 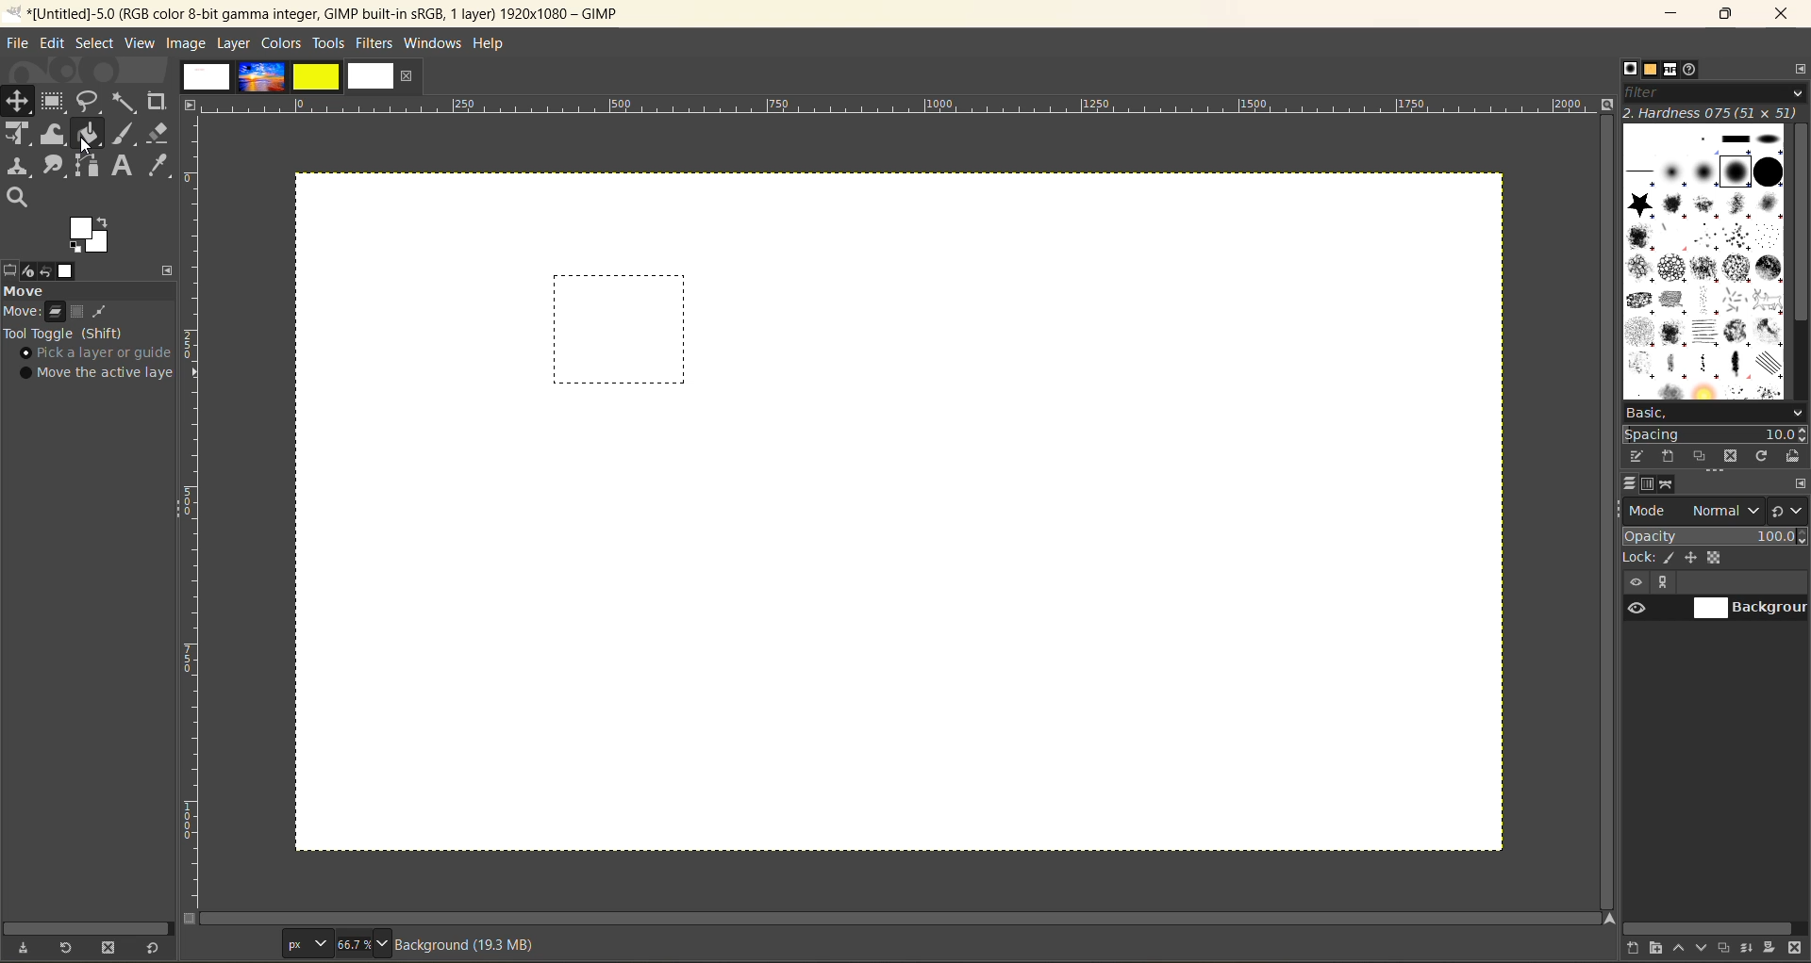 What do you see at coordinates (904, 107) in the screenshot?
I see `scale` at bounding box center [904, 107].